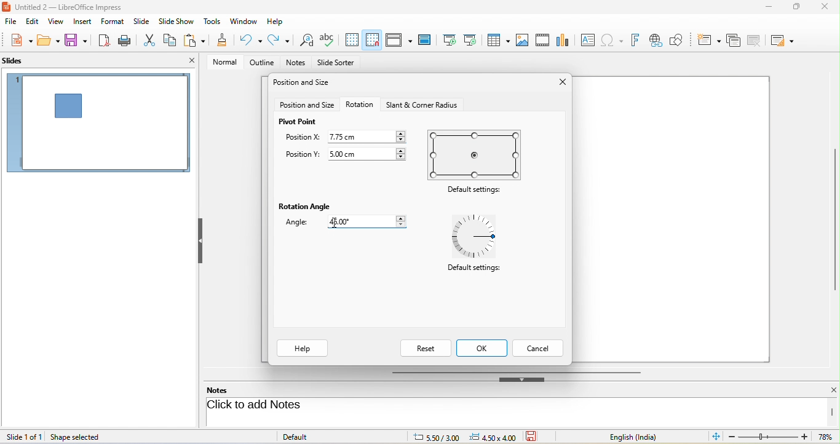  Describe the element at coordinates (54, 21) in the screenshot. I see `view` at that location.